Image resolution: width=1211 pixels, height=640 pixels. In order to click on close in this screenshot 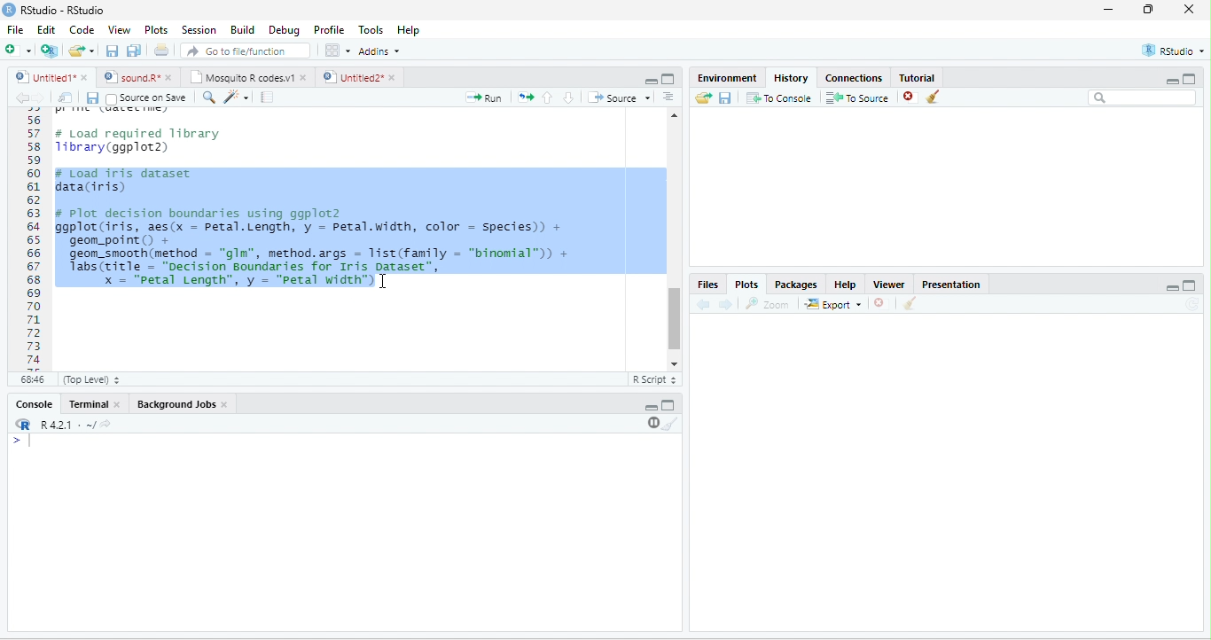, I will do `click(170, 78)`.